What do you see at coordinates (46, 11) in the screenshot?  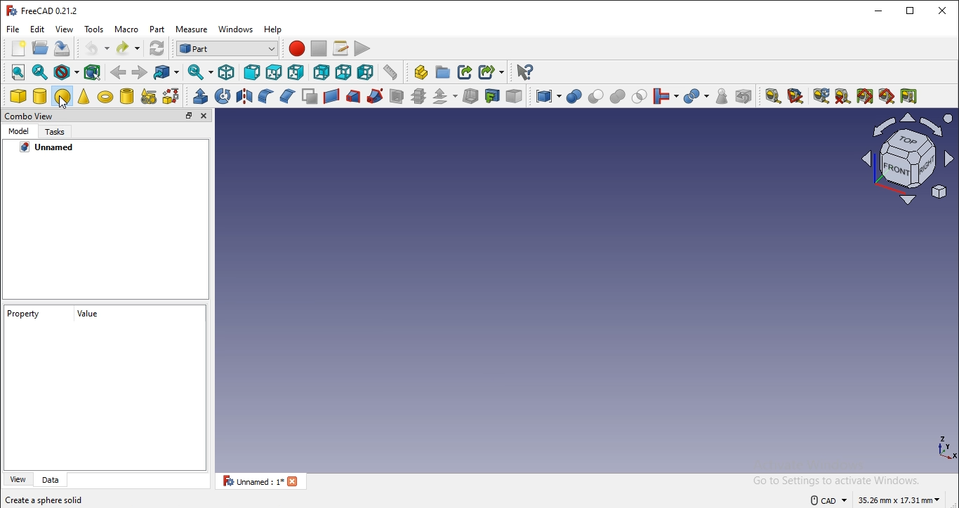 I see `freecad 0.21.2` at bounding box center [46, 11].